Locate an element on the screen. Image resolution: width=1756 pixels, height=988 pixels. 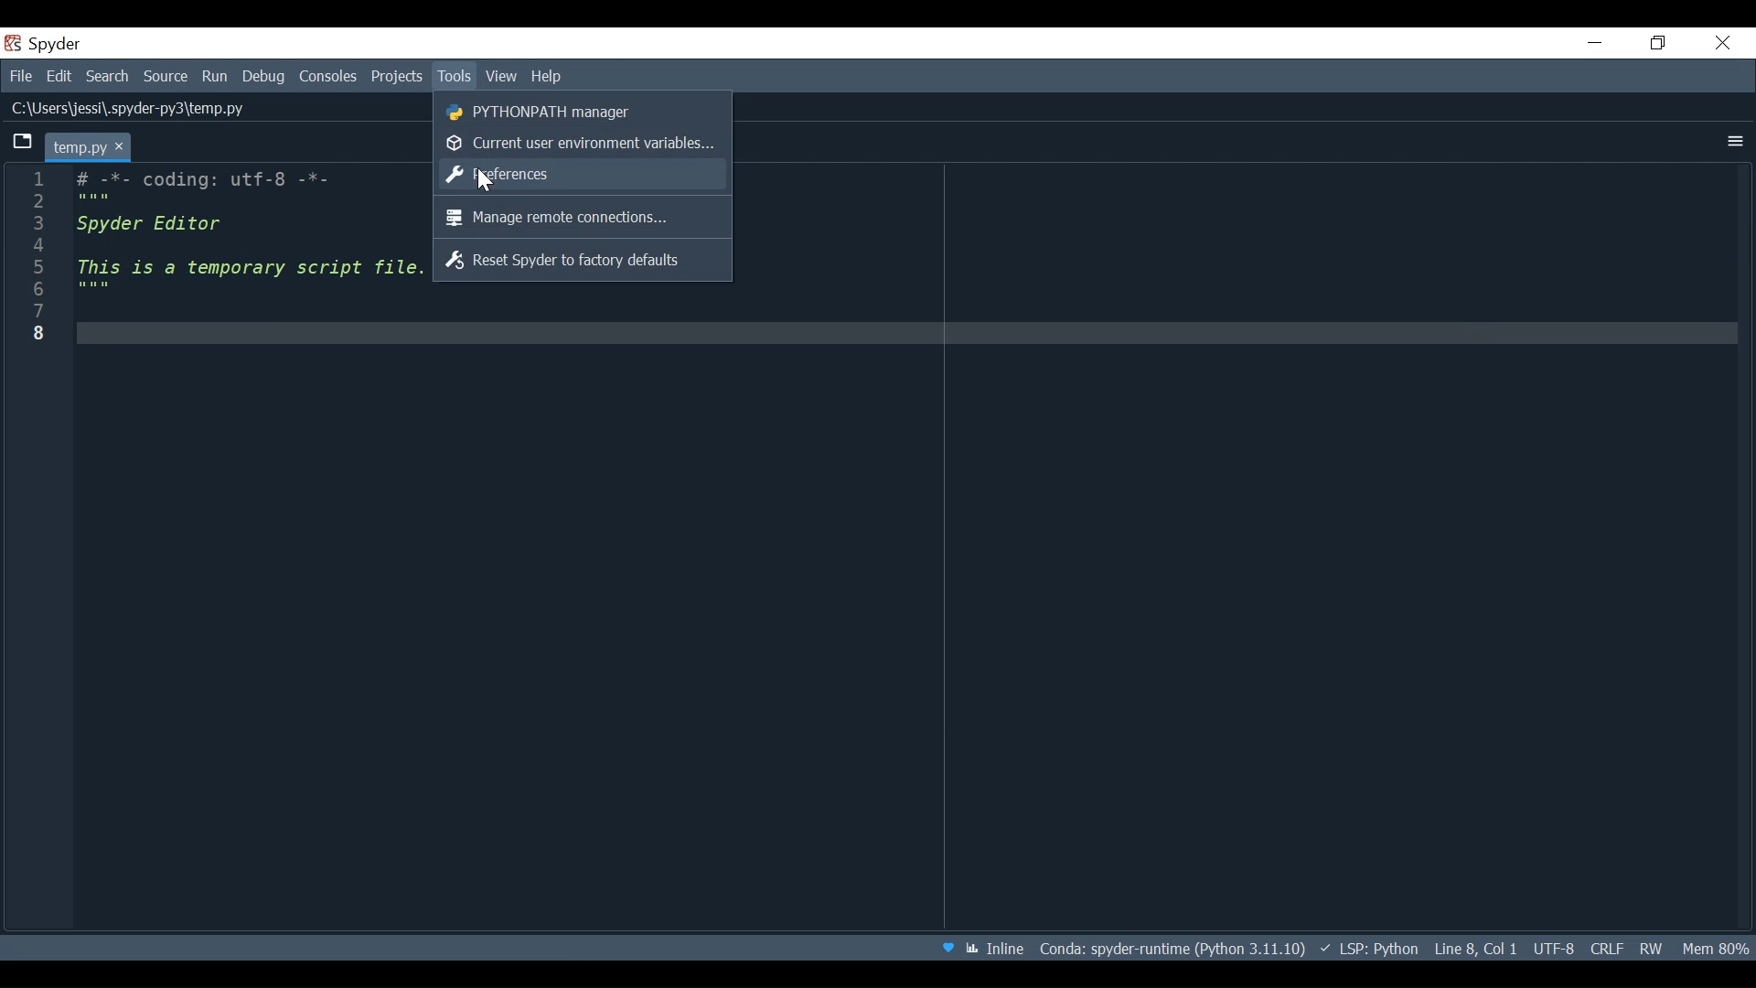
File is located at coordinates (20, 78).